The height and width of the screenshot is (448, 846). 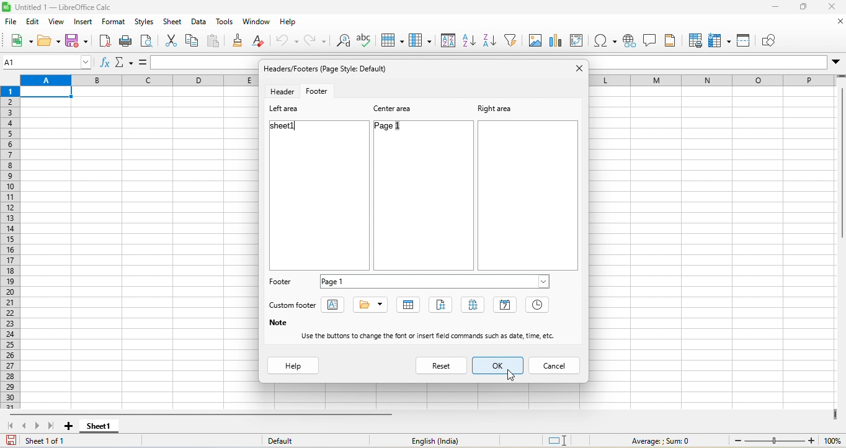 What do you see at coordinates (294, 366) in the screenshot?
I see `help` at bounding box center [294, 366].